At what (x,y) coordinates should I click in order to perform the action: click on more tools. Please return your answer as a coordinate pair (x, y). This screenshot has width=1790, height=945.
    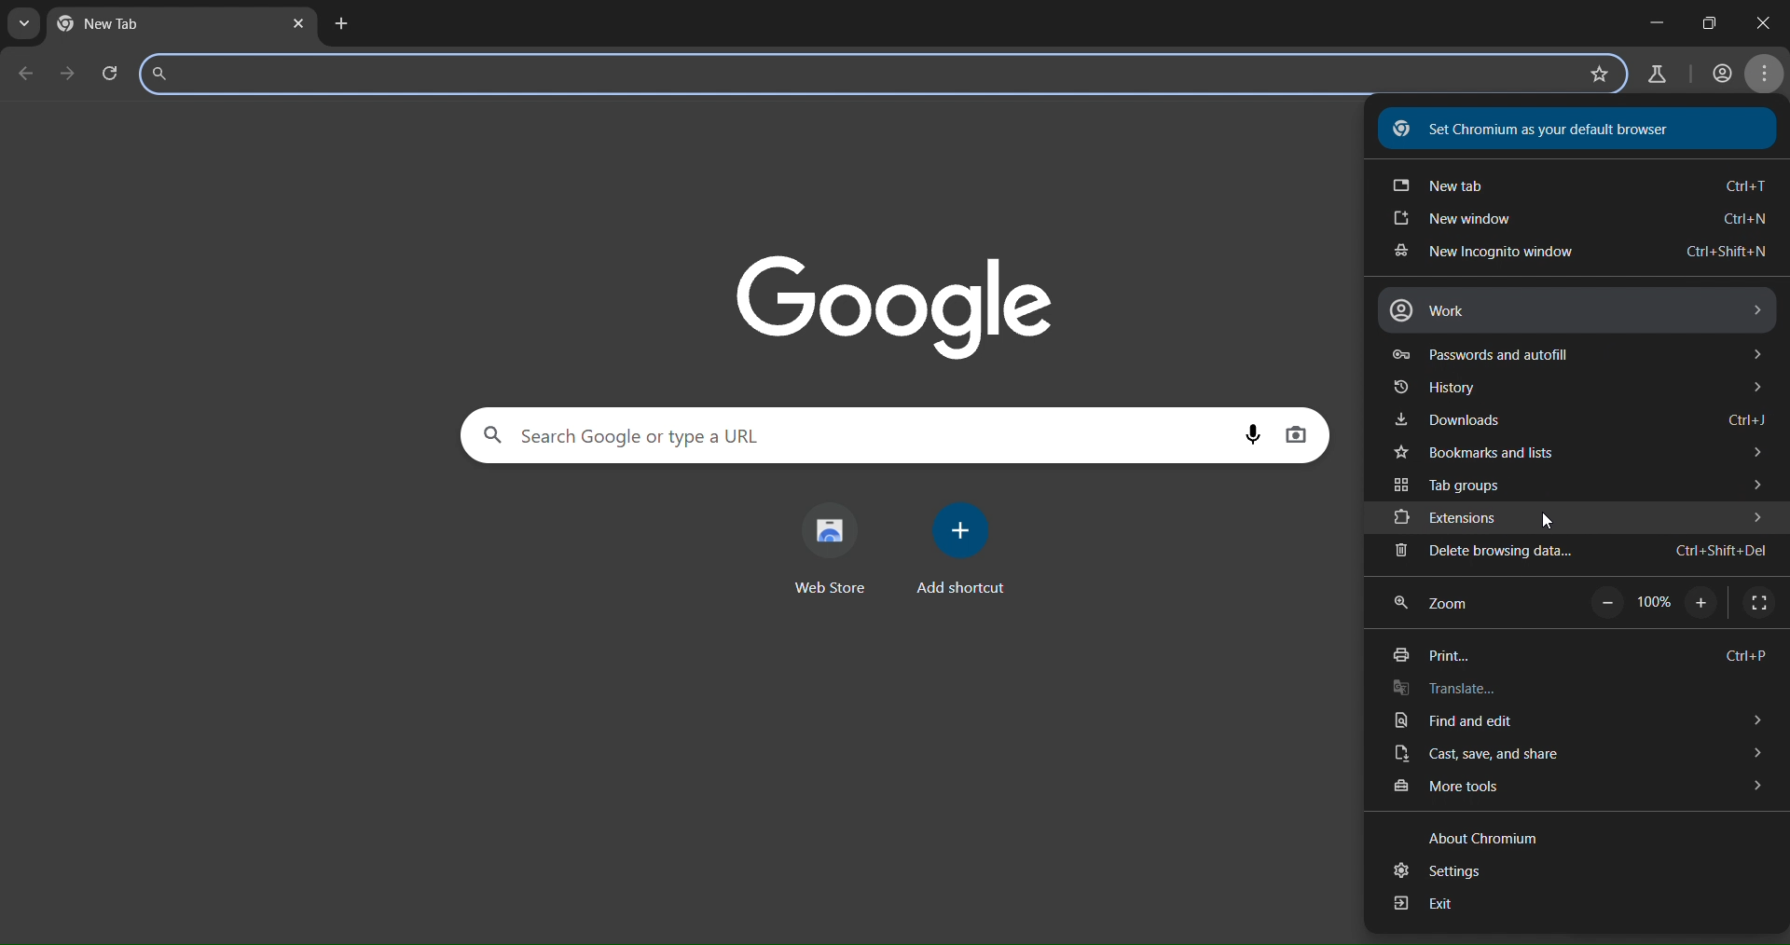
    Looking at the image, I should click on (1582, 789).